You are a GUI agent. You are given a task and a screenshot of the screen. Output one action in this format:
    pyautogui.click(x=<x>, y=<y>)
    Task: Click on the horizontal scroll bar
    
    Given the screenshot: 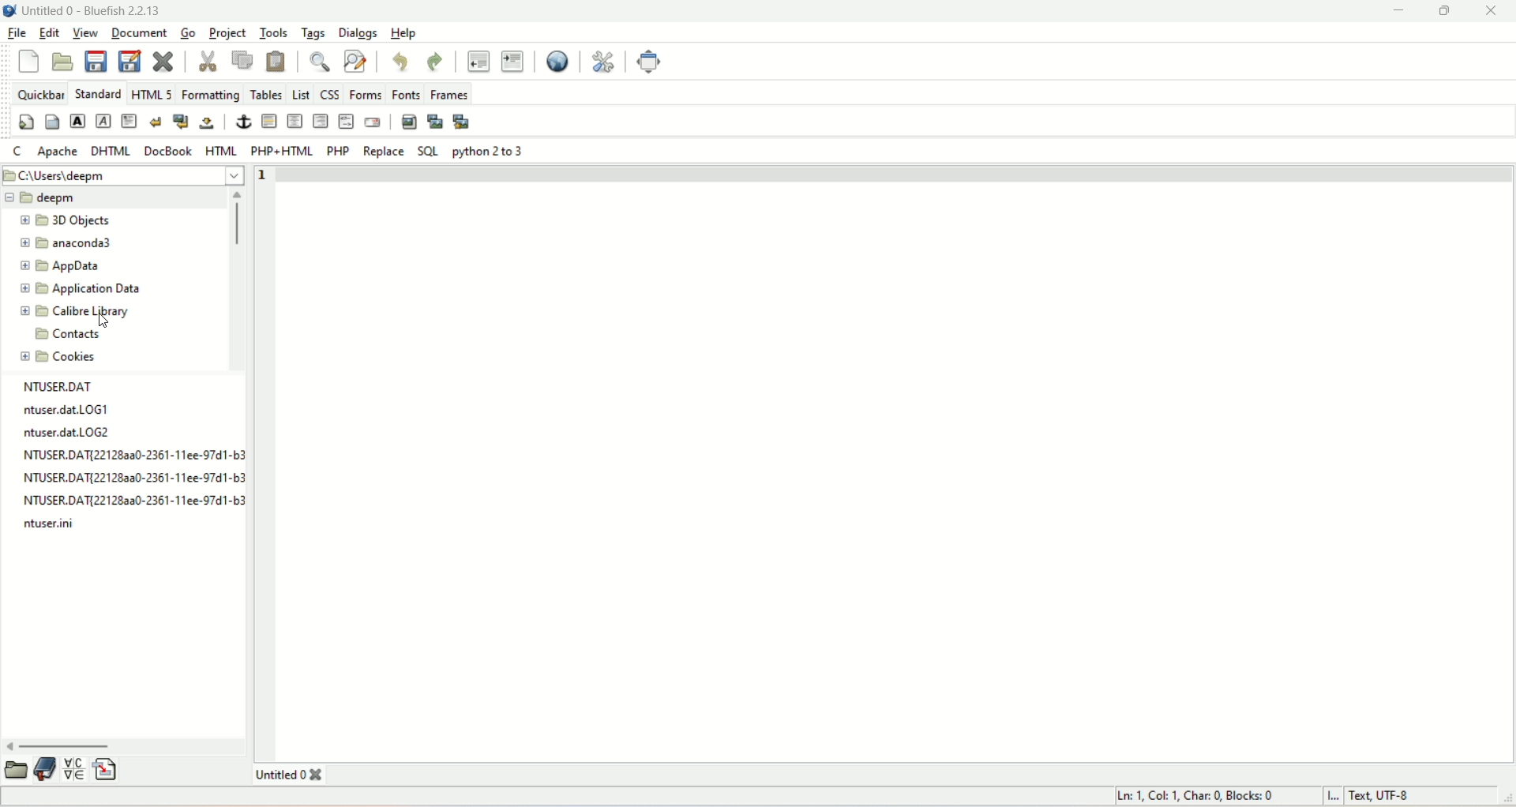 What is the action you would take?
    pyautogui.click(x=126, y=747)
    